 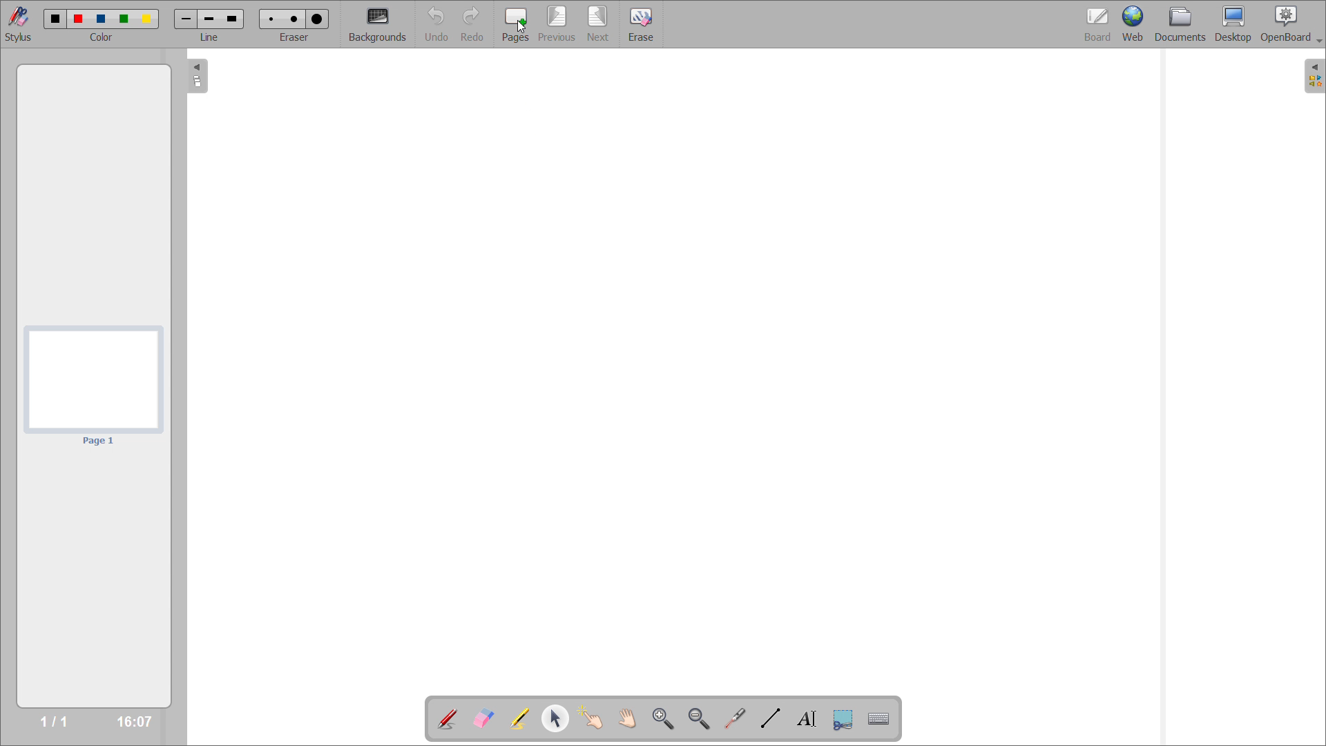 I want to click on cursor, so click(x=521, y=28).